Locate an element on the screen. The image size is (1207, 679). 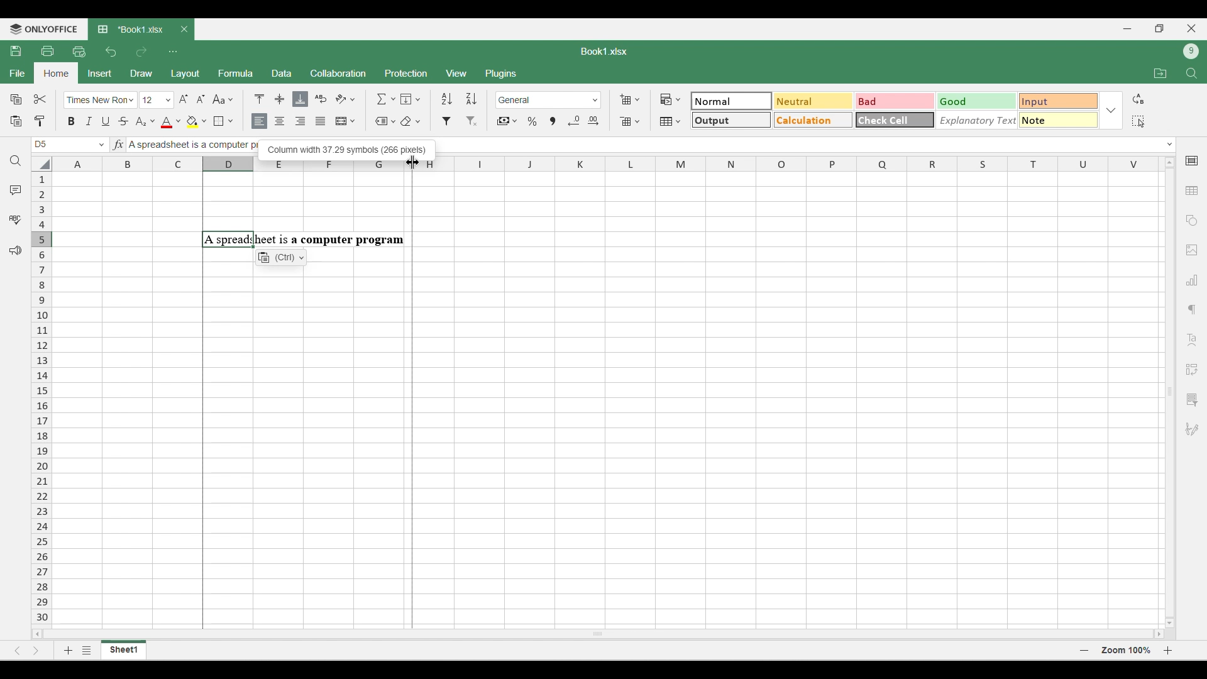
More settings is located at coordinates (1191, 400).